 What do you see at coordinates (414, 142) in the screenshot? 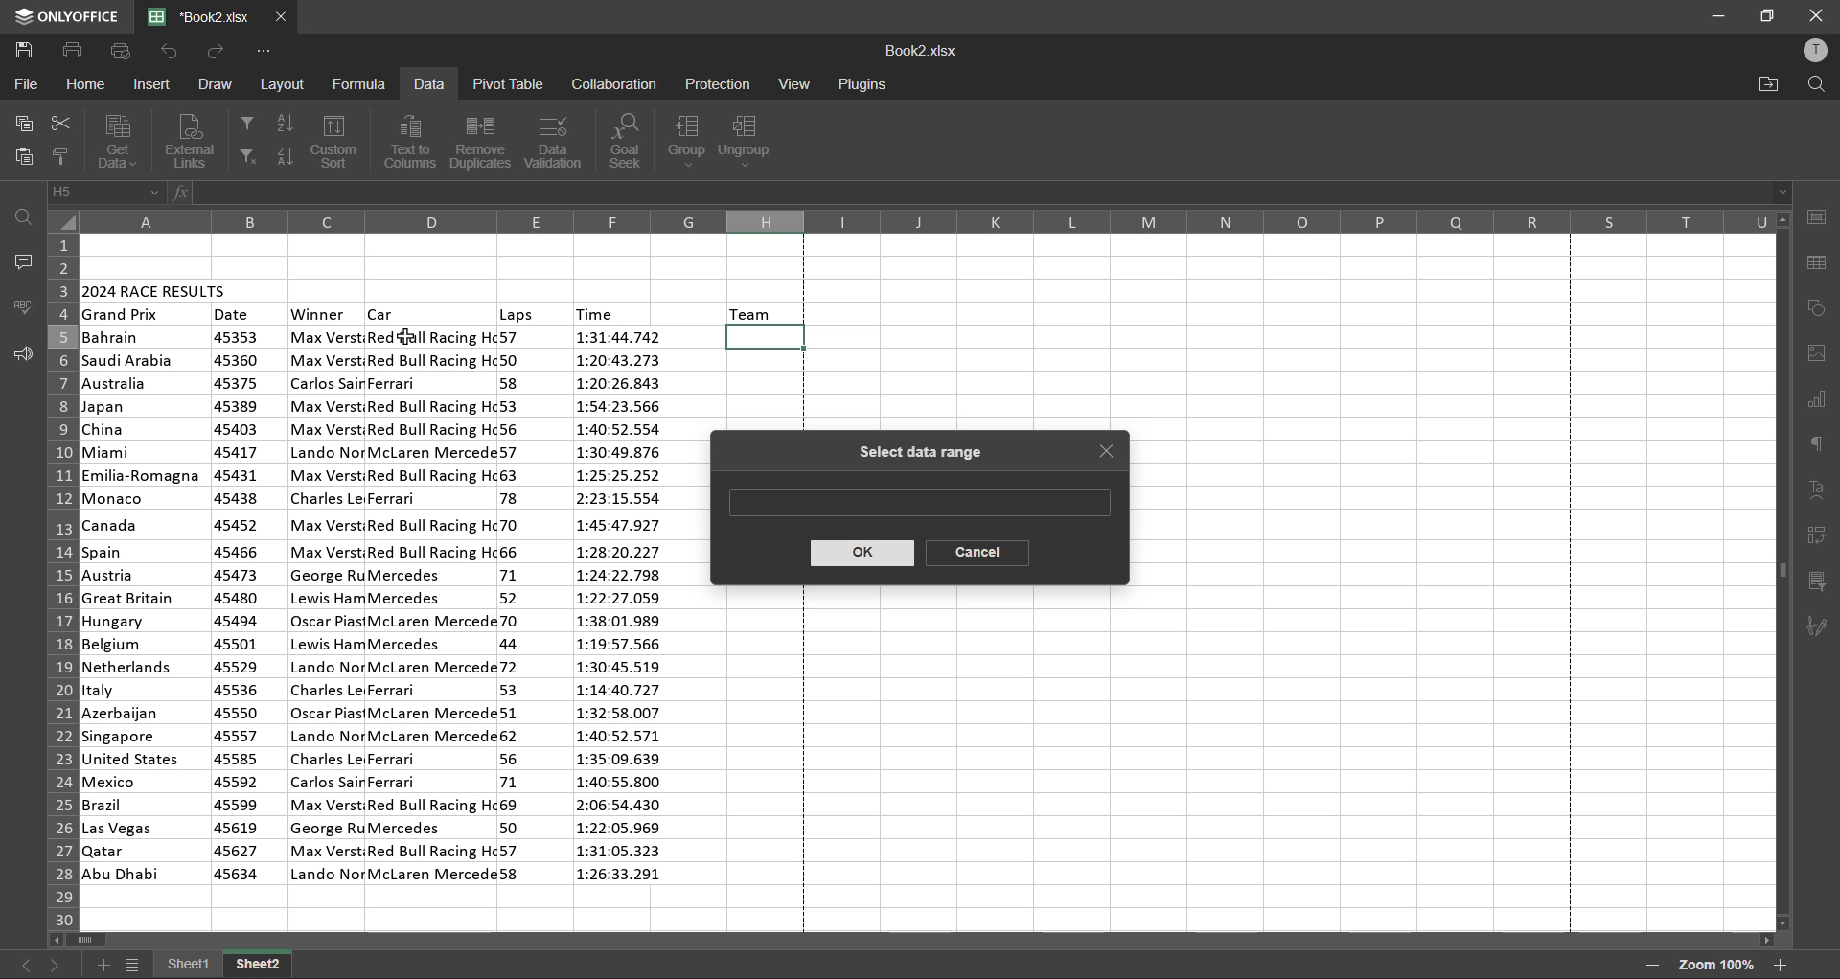
I see `text to columns` at bounding box center [414, 142].